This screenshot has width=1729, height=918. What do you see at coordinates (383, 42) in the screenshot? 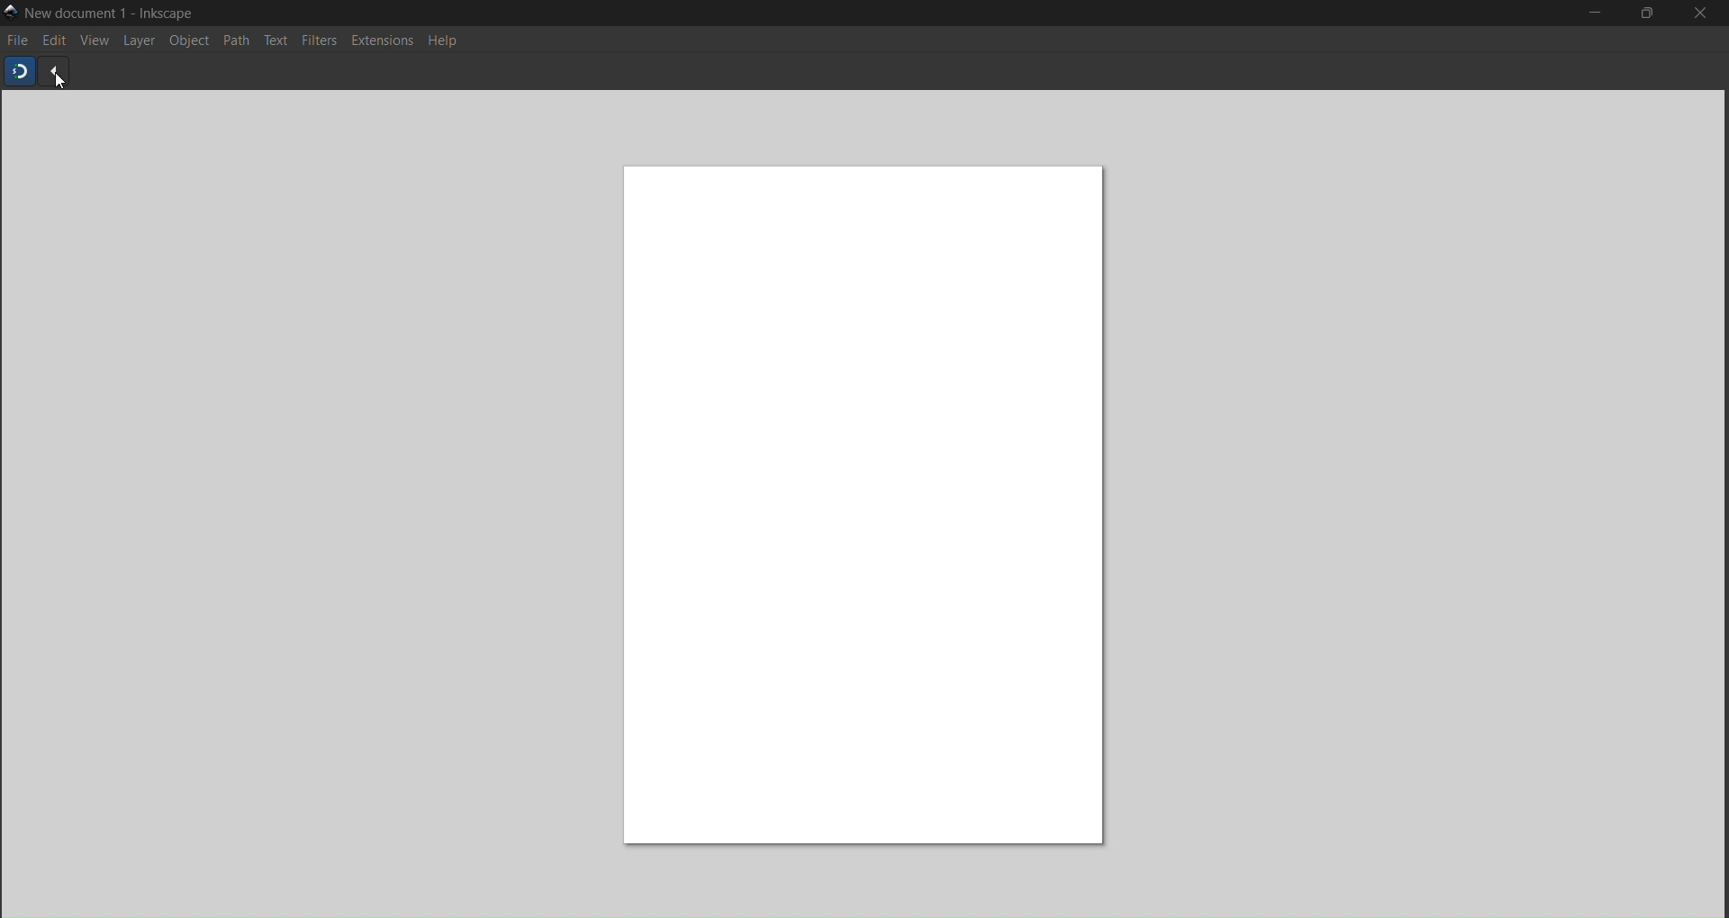
I see `Extensions` at bounding box center [383, 42].